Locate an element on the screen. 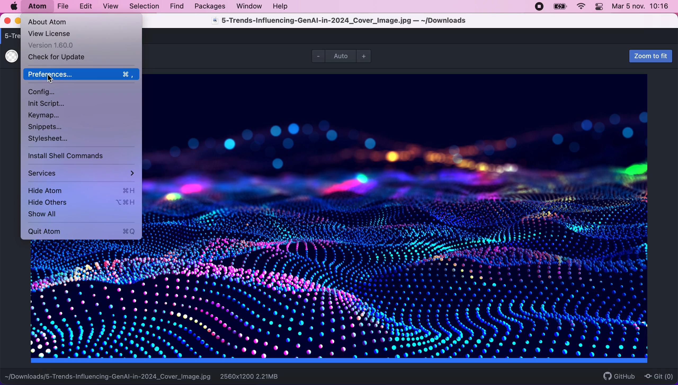 This screenshot has height=385, width=678. mac logo is located at coordinates (14, 6).